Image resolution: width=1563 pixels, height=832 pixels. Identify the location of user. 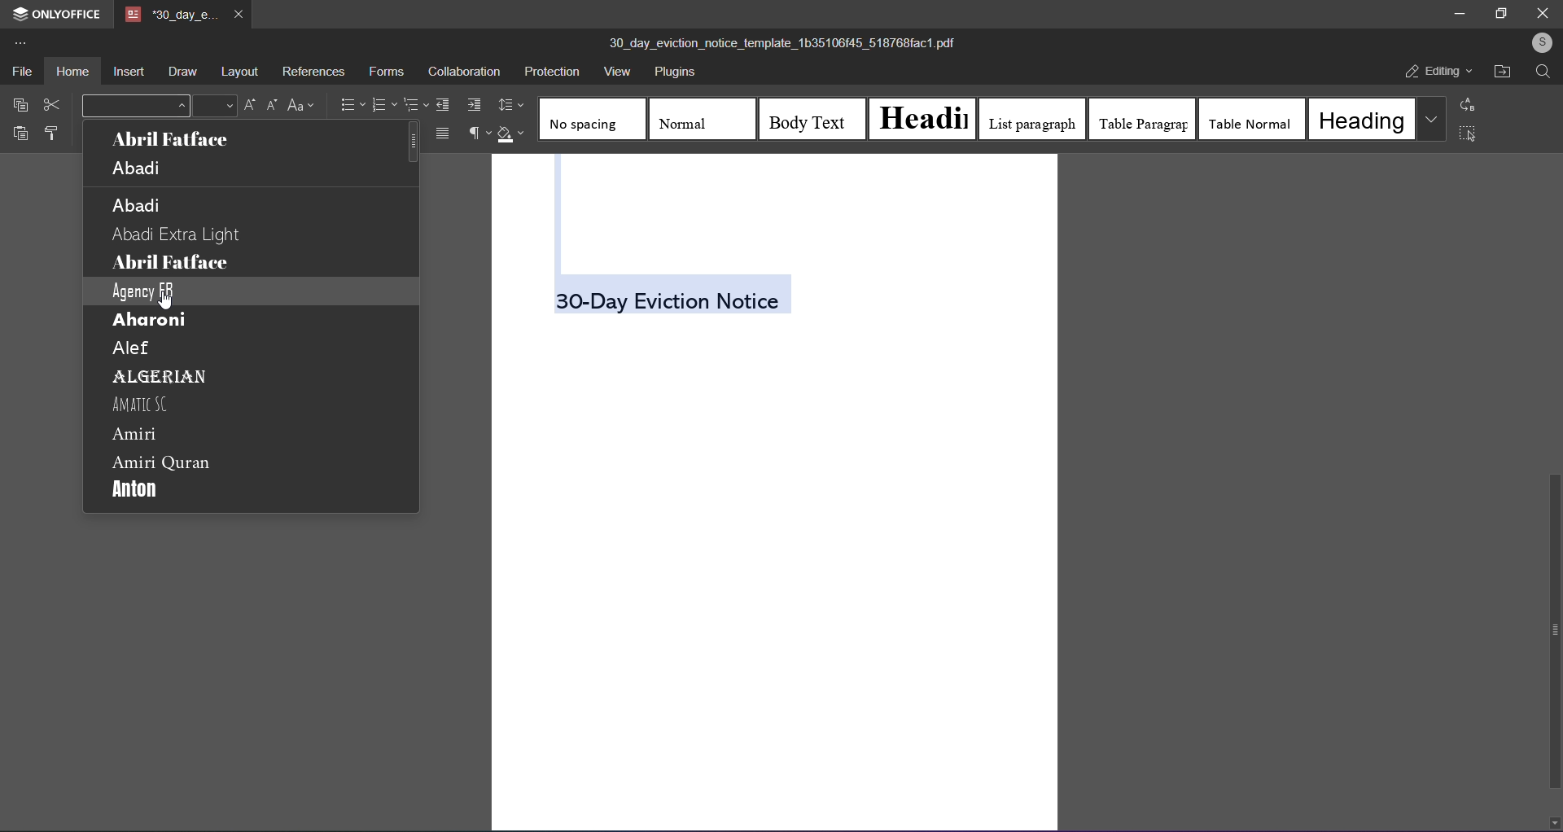
(1543, 43).